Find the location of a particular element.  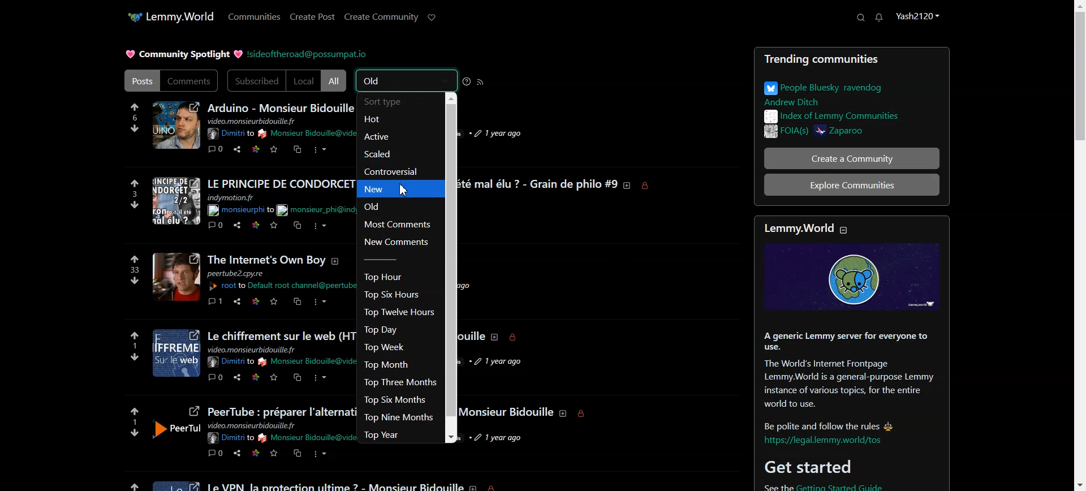

 is located at coordinates (214, 301).